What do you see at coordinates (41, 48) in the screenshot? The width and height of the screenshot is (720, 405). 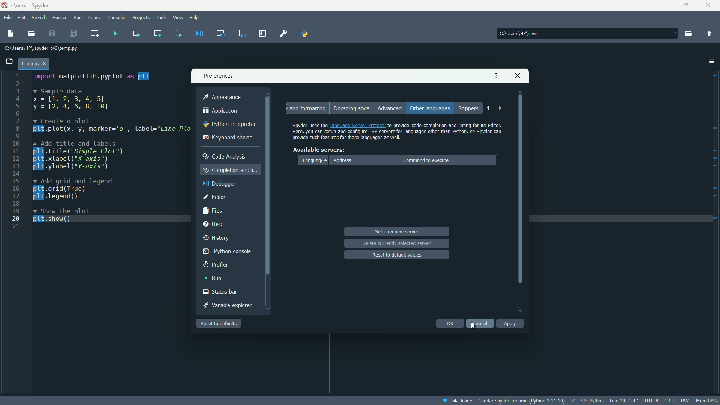 I see `file directory` at bounding box center [41, 48].